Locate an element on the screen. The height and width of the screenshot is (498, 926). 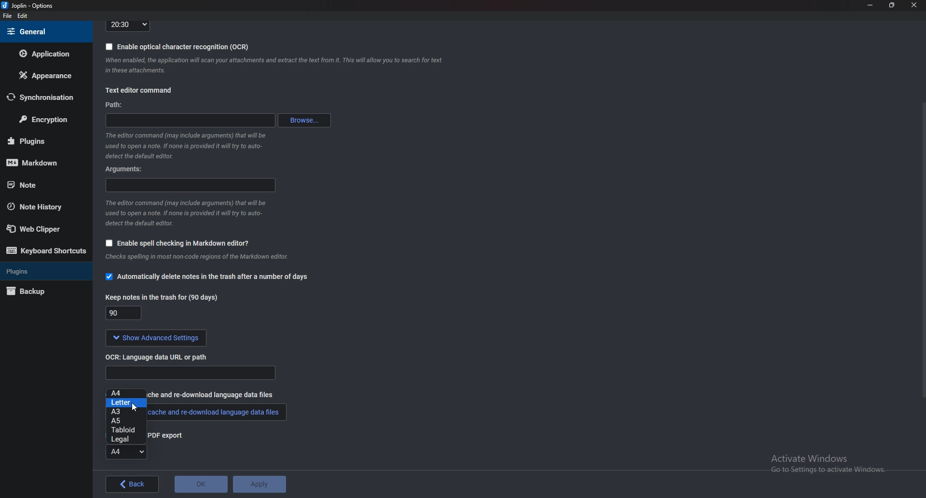
arguments is located at coordinates (192, 185).